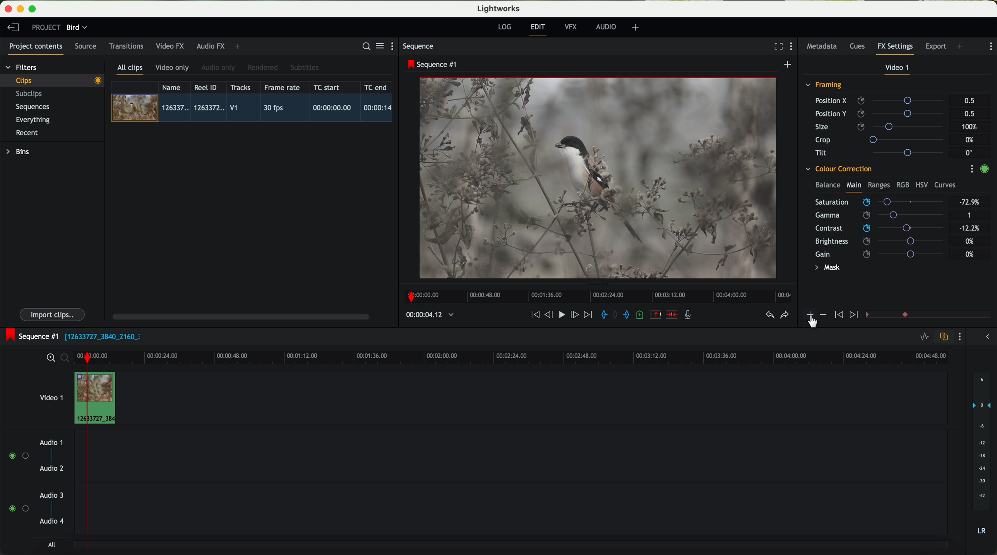  What do you see at coordinates (52, 521) in the screenshot?
I see `audio 4` at bounding box center [52, 521].